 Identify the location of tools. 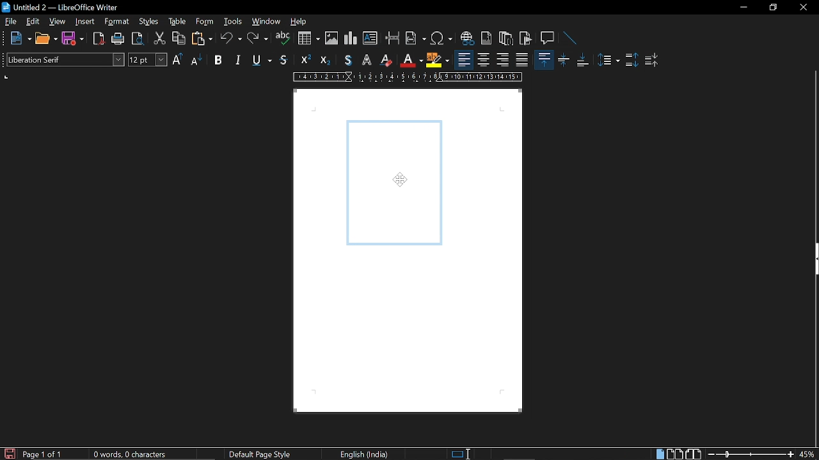
(232, 22).